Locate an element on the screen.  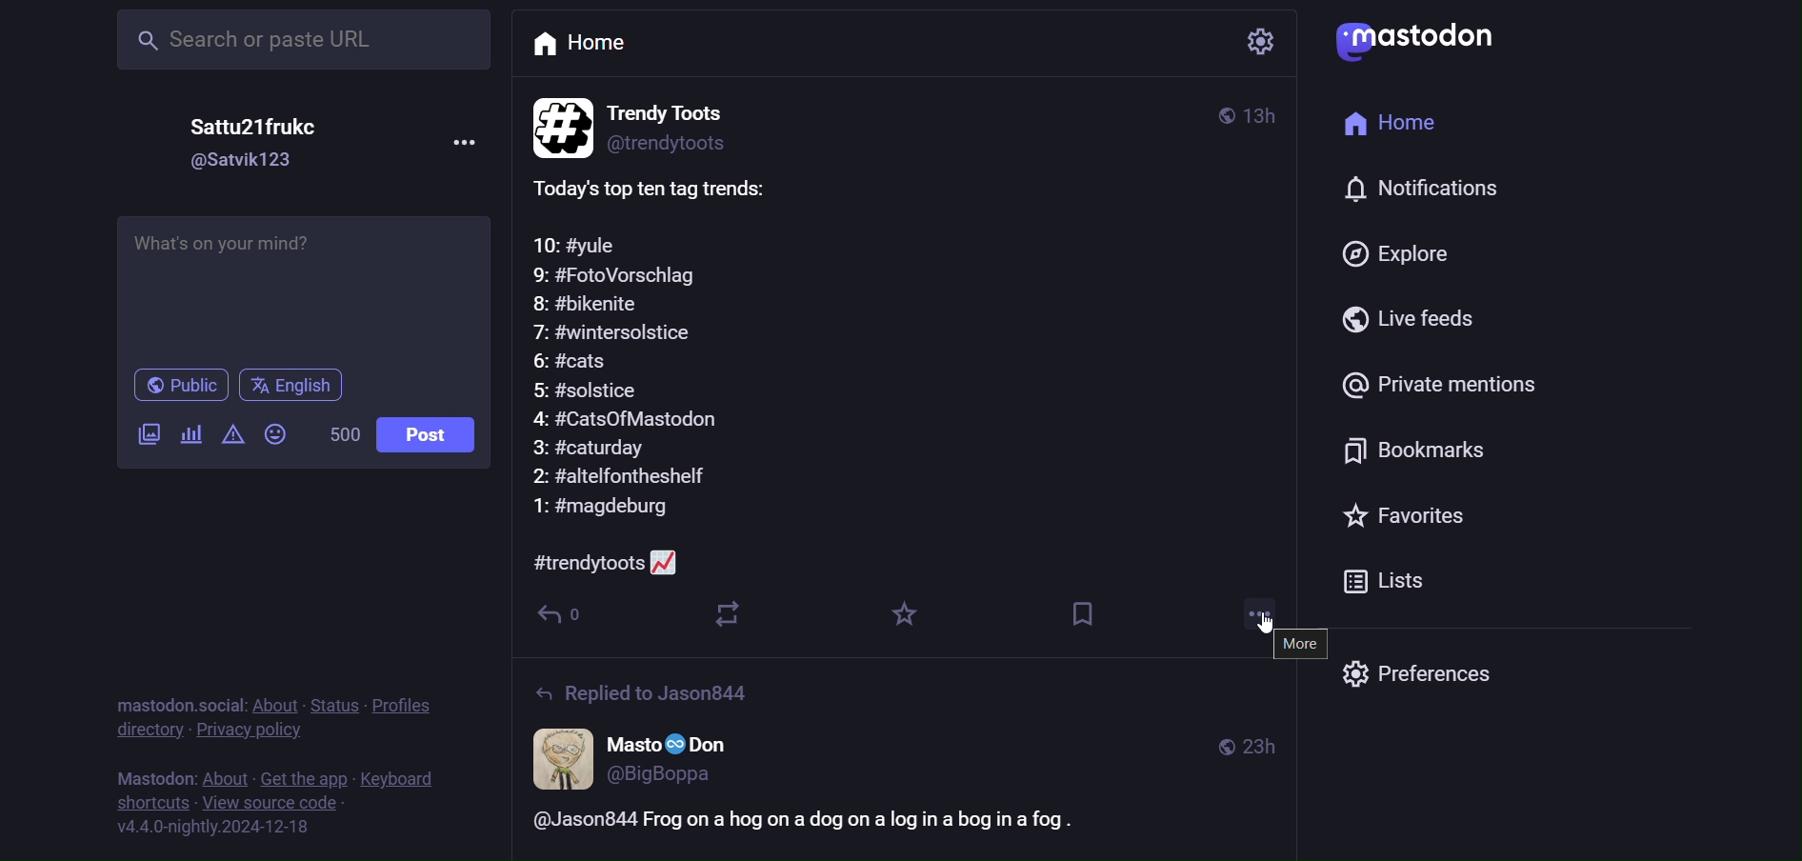
menu is located at coordinates (458, 140).